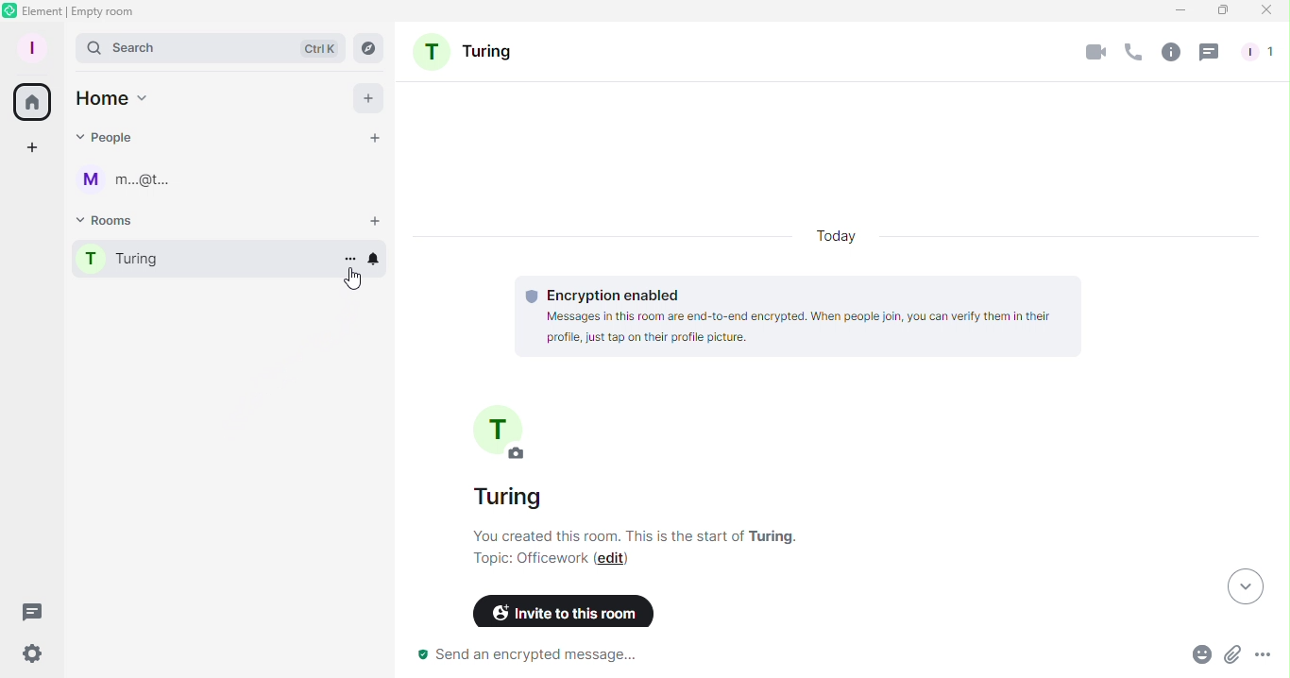 The width and height of the screenshot is (1290, 678). Describe the element at coordinates (637, 535) in the screenshot. I see `Room information` at that location.